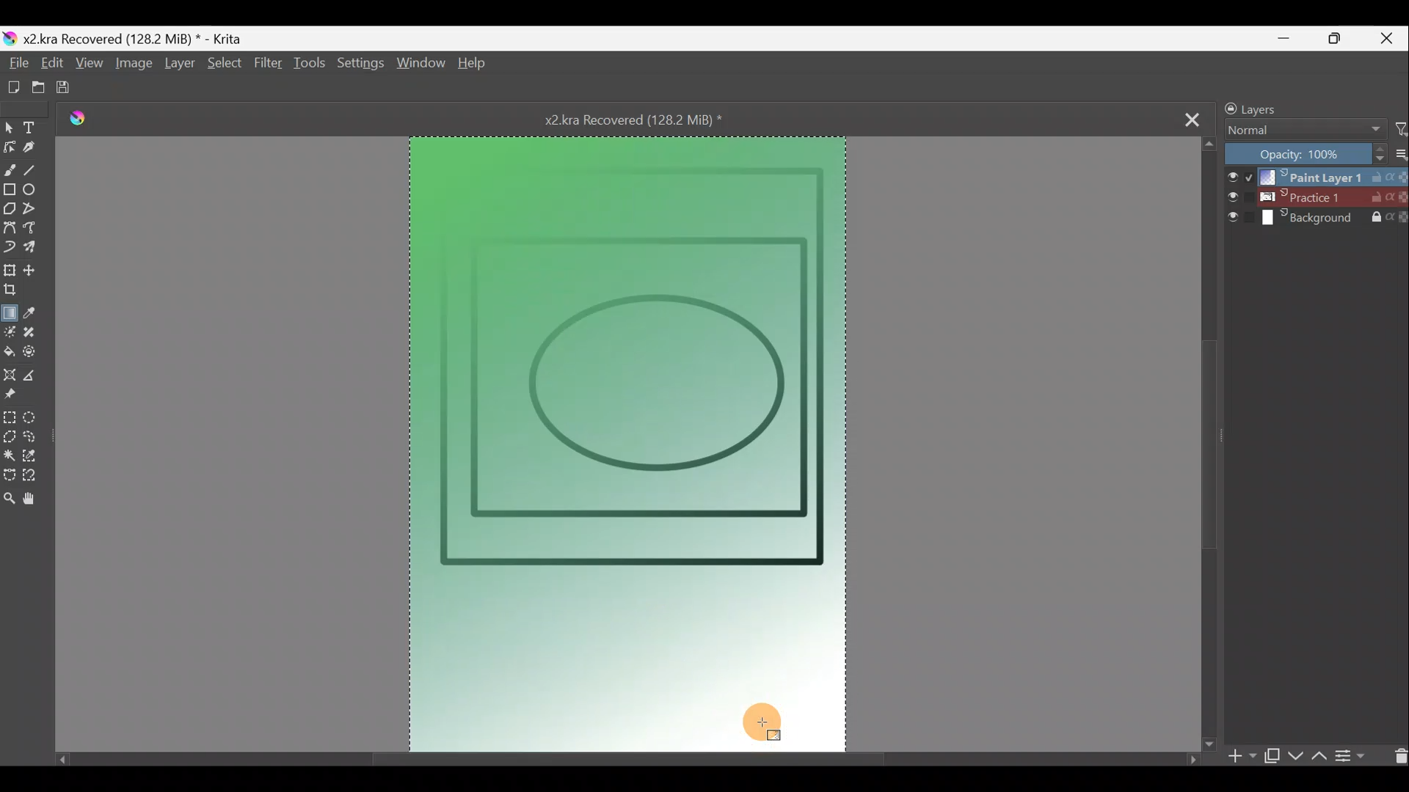 This screenshot has height=792, width=1409. Describe the element at coordinates (35, 334) in the screenshot. I see `Smart patch tool` at that location.